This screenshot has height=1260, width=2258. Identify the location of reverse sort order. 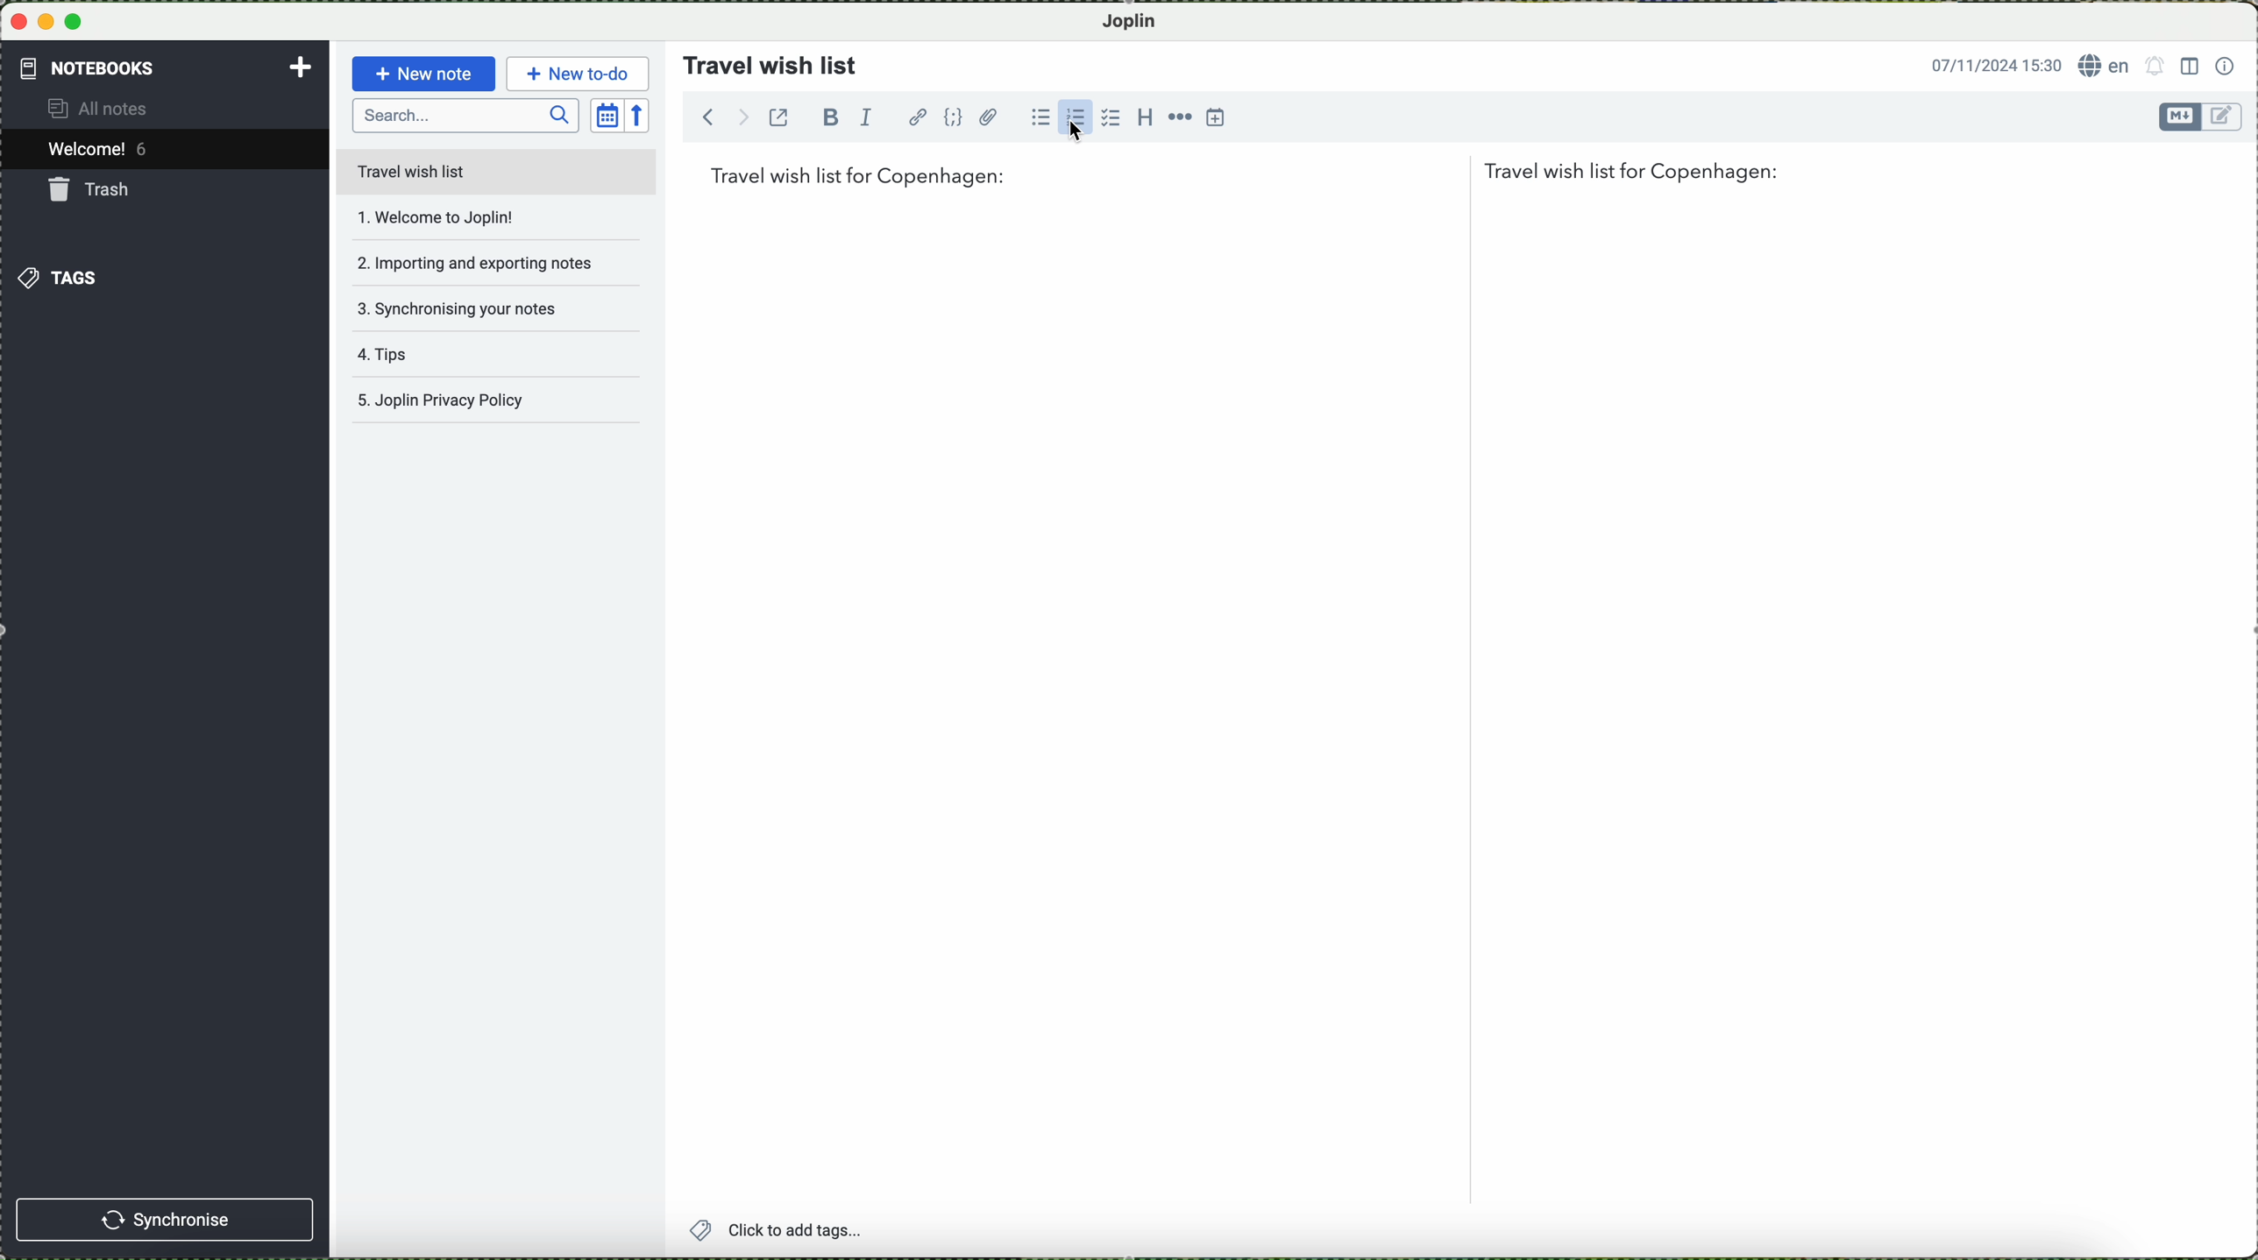
(642, 114).